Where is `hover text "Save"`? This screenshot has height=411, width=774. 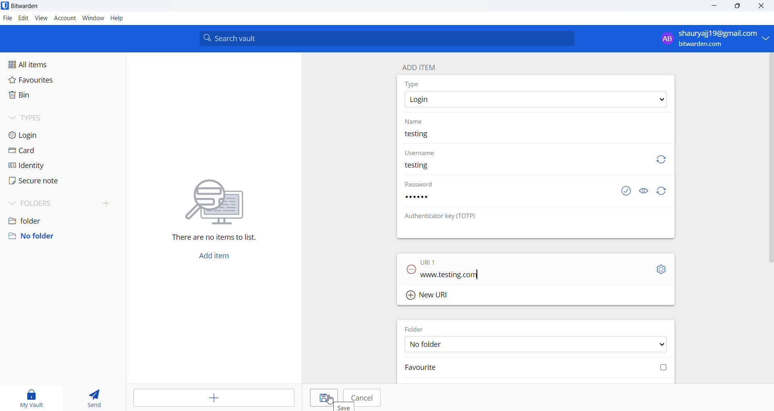 hover text "Save" is located at coordinates (344, 407).